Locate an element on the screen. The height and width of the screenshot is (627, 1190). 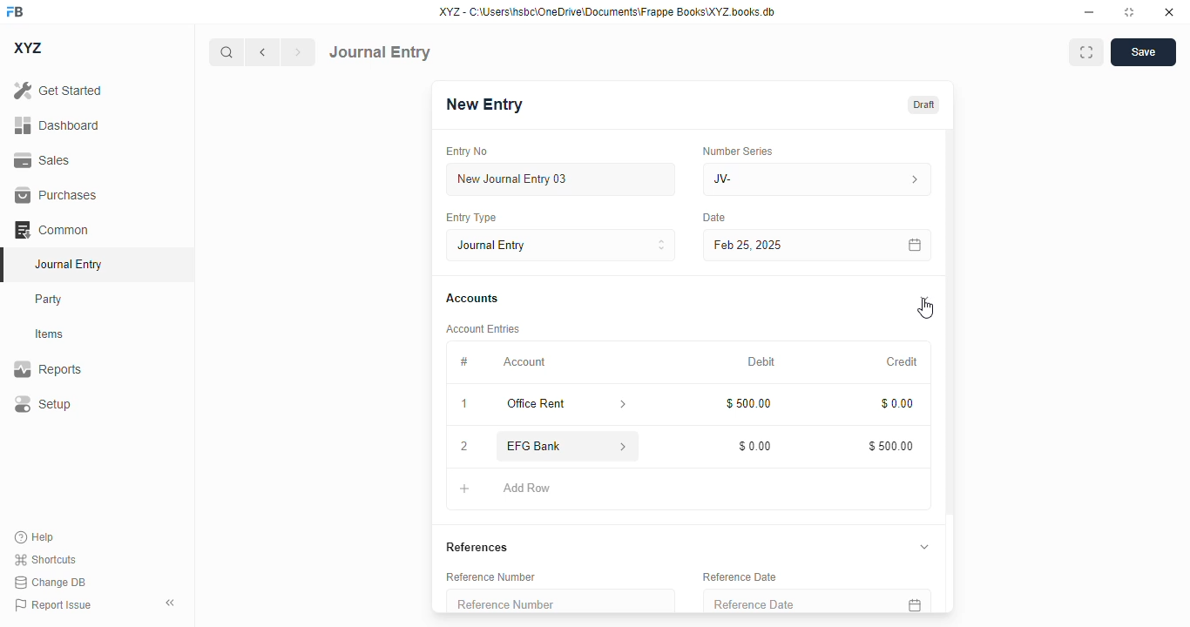
XYZ - C:\Users\hsbc\OneDrive\Documents\Frappe Books\XYZ books.db is located at coordinates (607, 11).